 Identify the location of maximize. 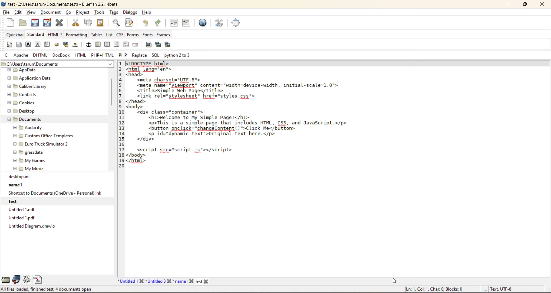
(525, 5).